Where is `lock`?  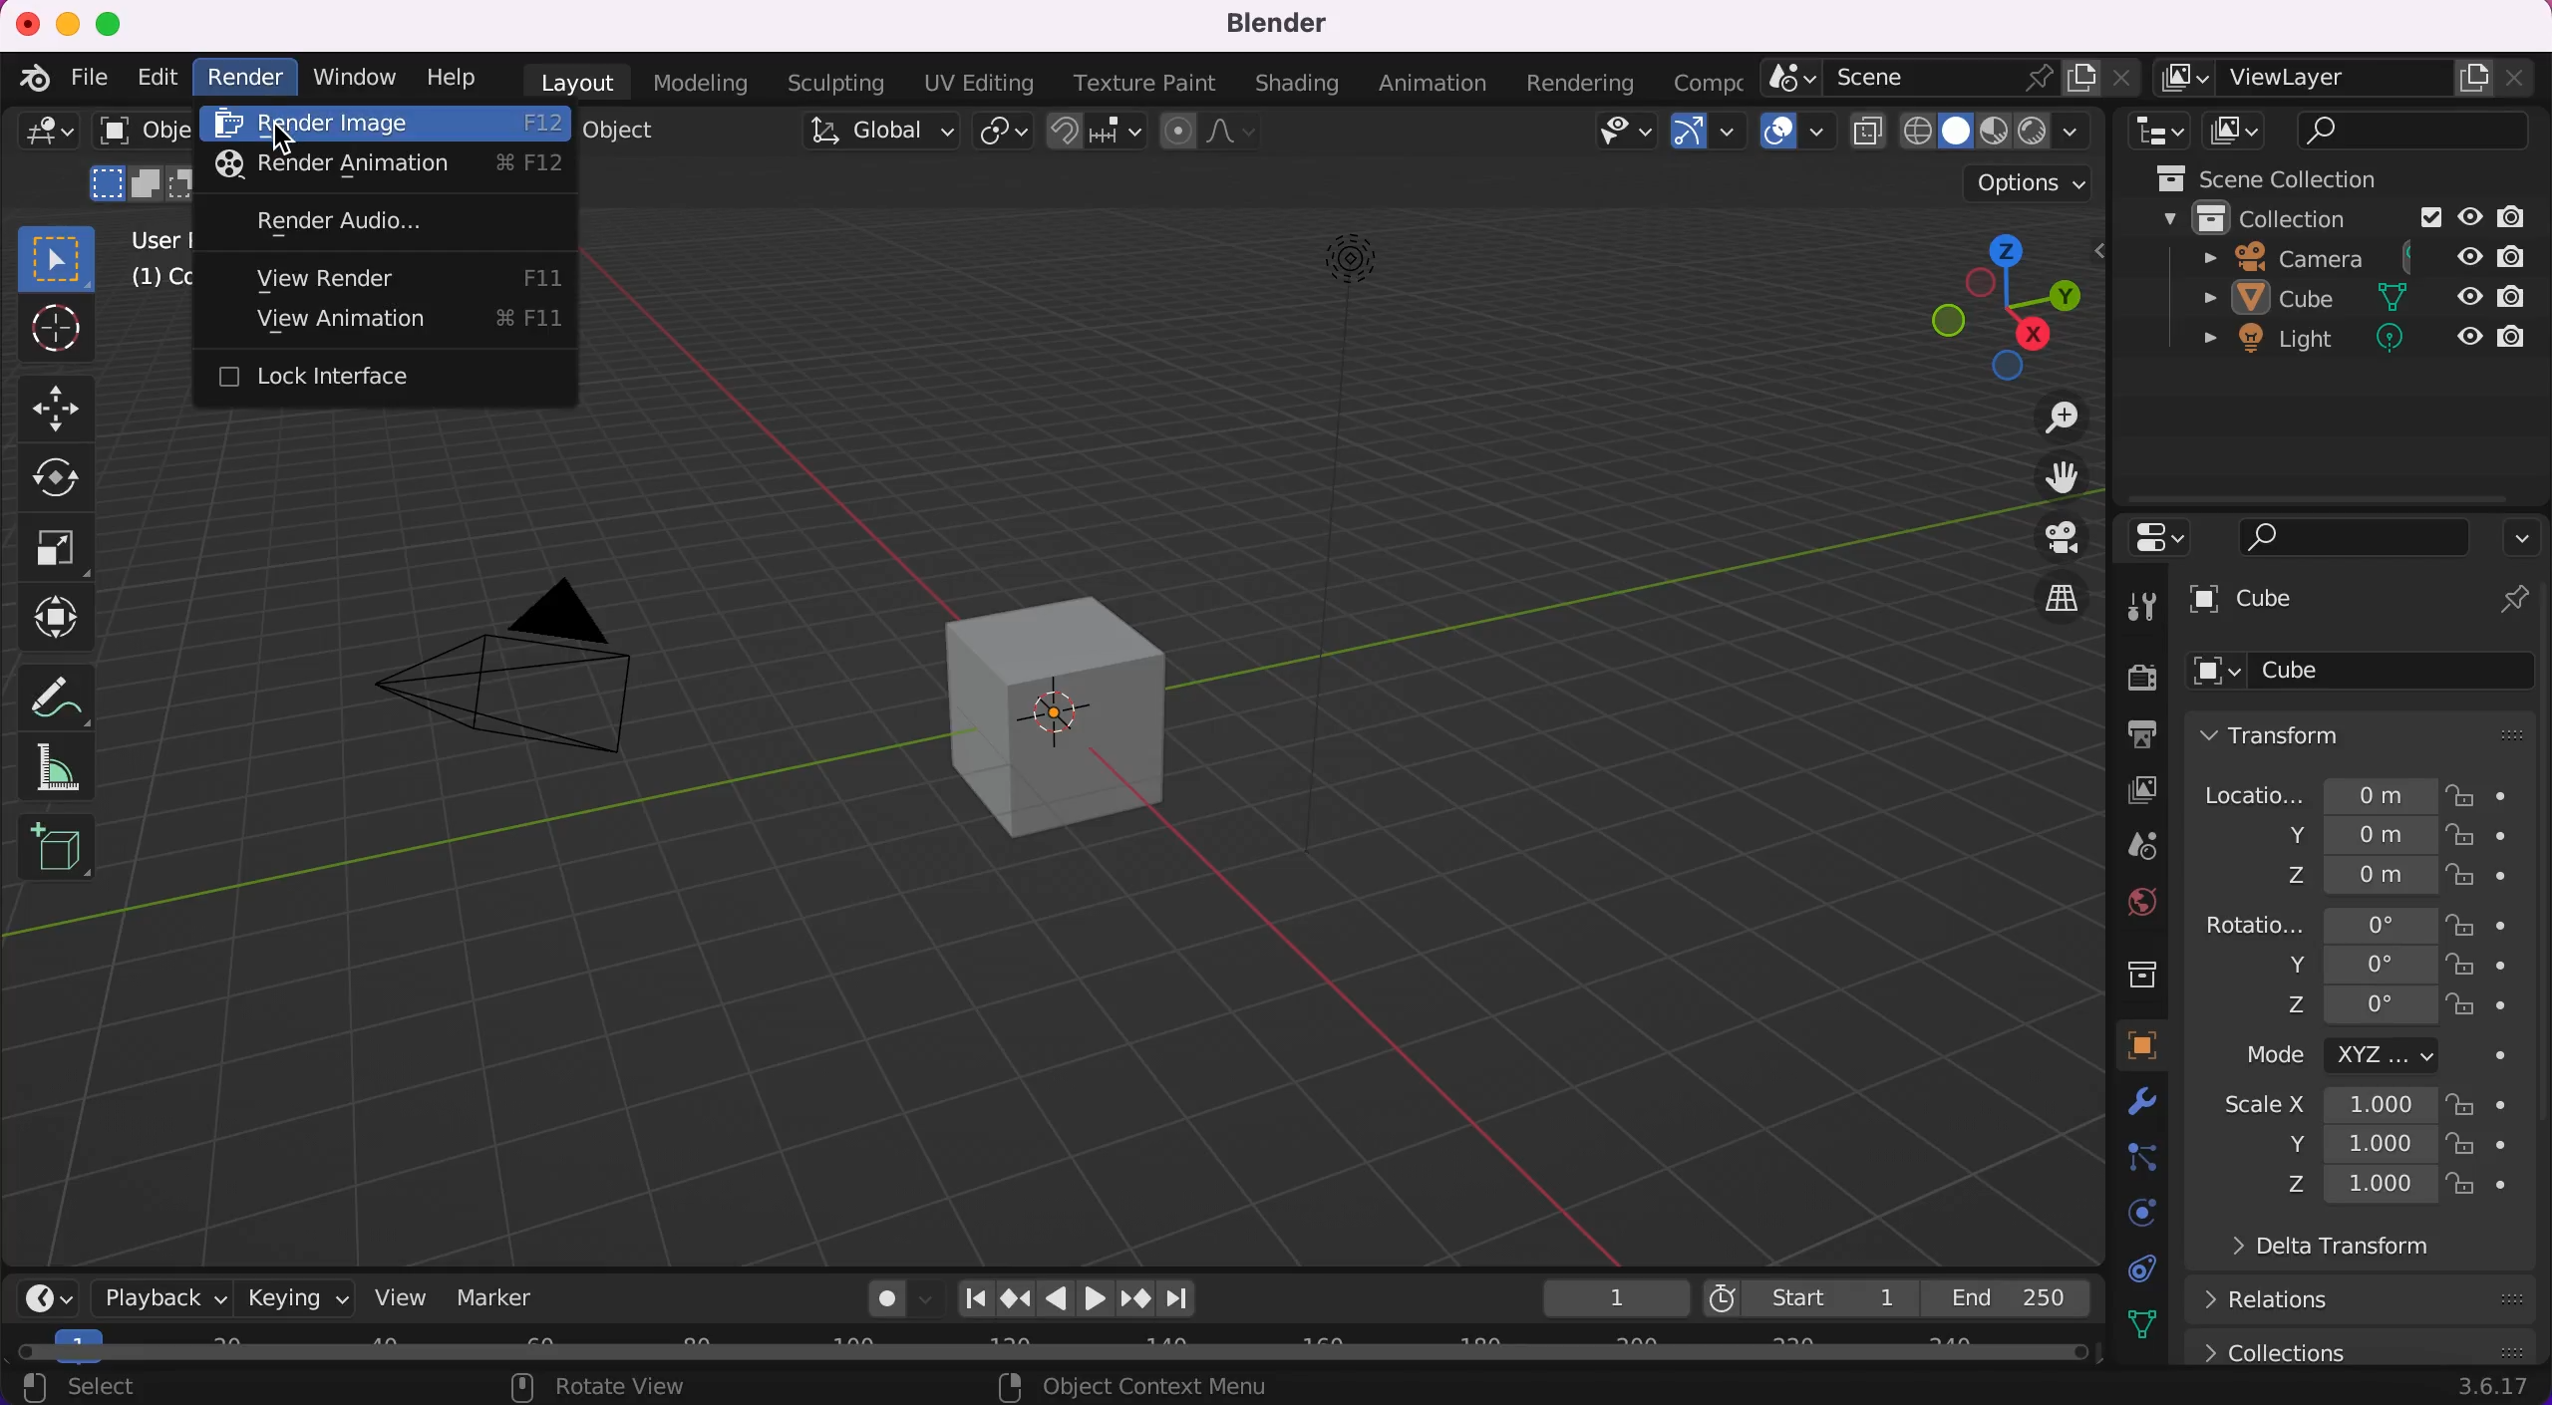 lock is located at coordinates (2484, 1147).